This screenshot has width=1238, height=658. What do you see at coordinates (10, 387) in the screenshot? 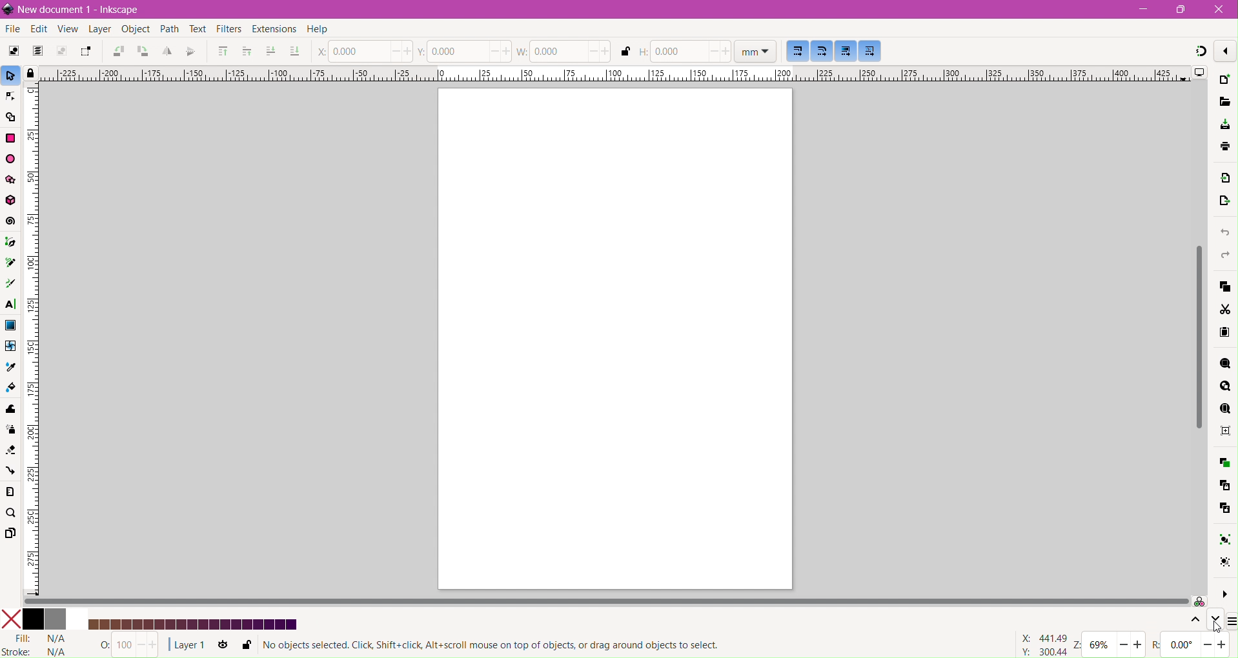
I see `Paint Bucket Tool` at bounding box center [10, 387].